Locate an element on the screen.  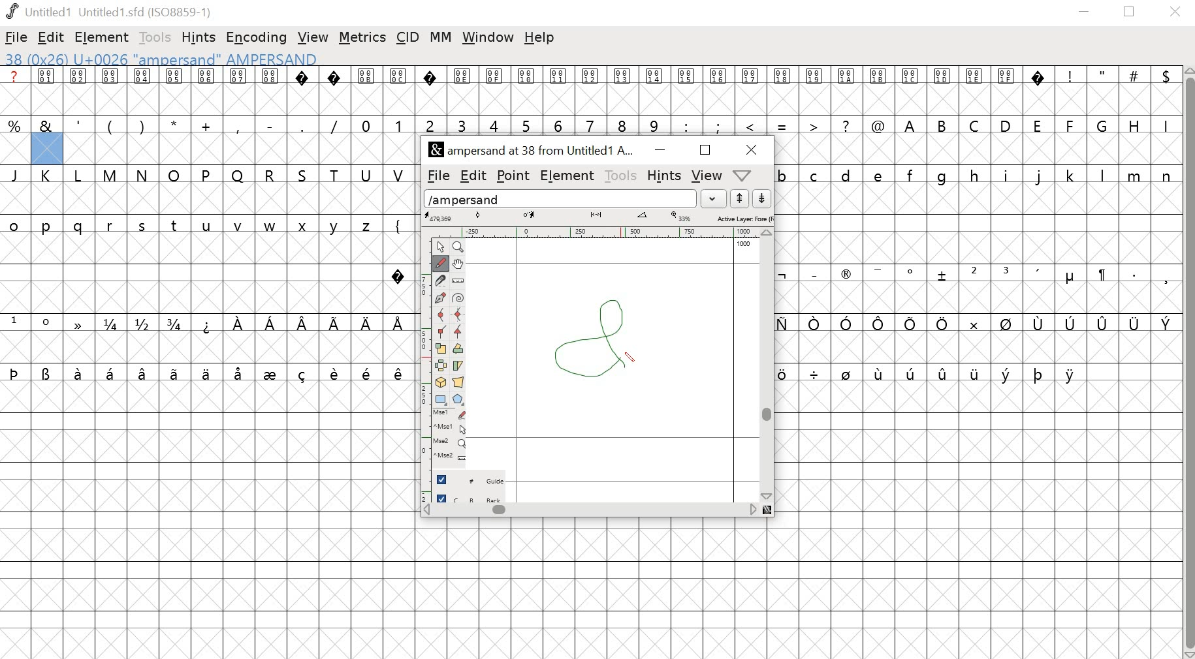
element is located at coordinates (103, 37).